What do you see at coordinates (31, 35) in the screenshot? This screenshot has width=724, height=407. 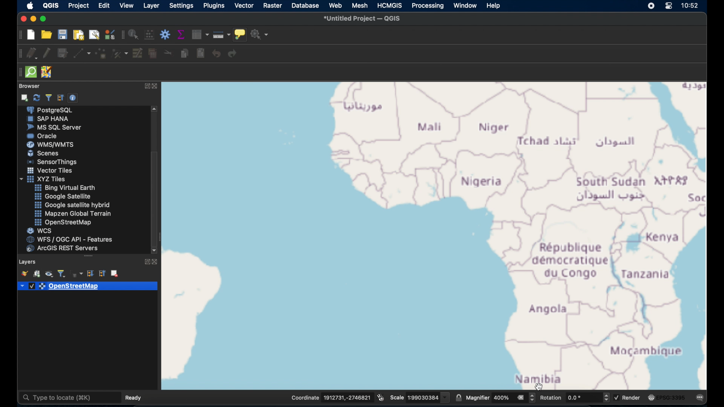 I see `new project` at bounding box center [31, 35].